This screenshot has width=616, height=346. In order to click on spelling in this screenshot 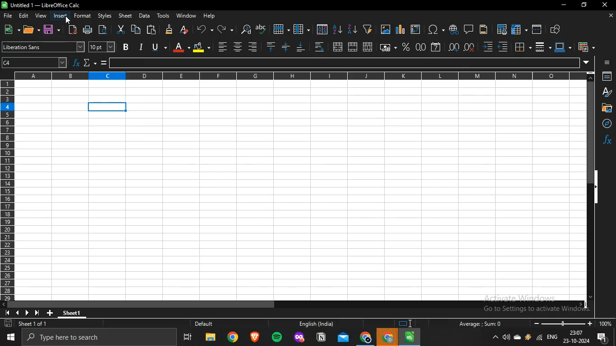, I will do `click(261, 29)`.